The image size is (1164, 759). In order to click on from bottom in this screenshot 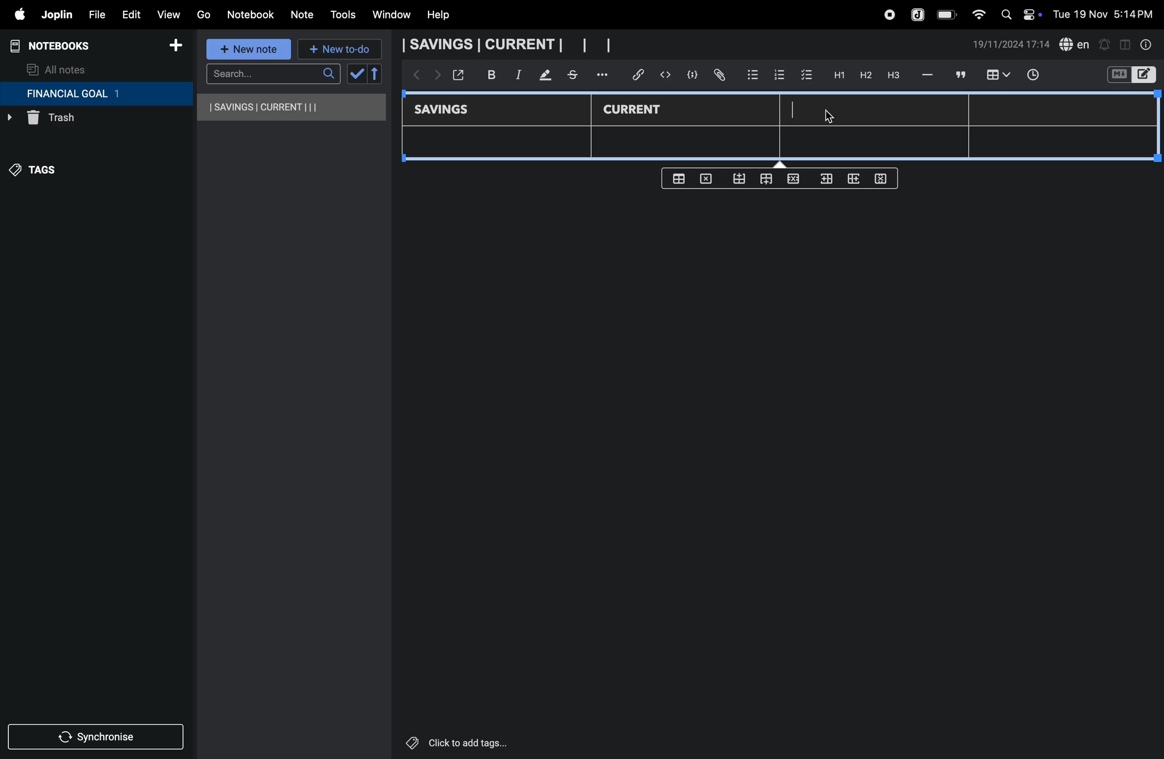, I will do `click(740, 179)`.